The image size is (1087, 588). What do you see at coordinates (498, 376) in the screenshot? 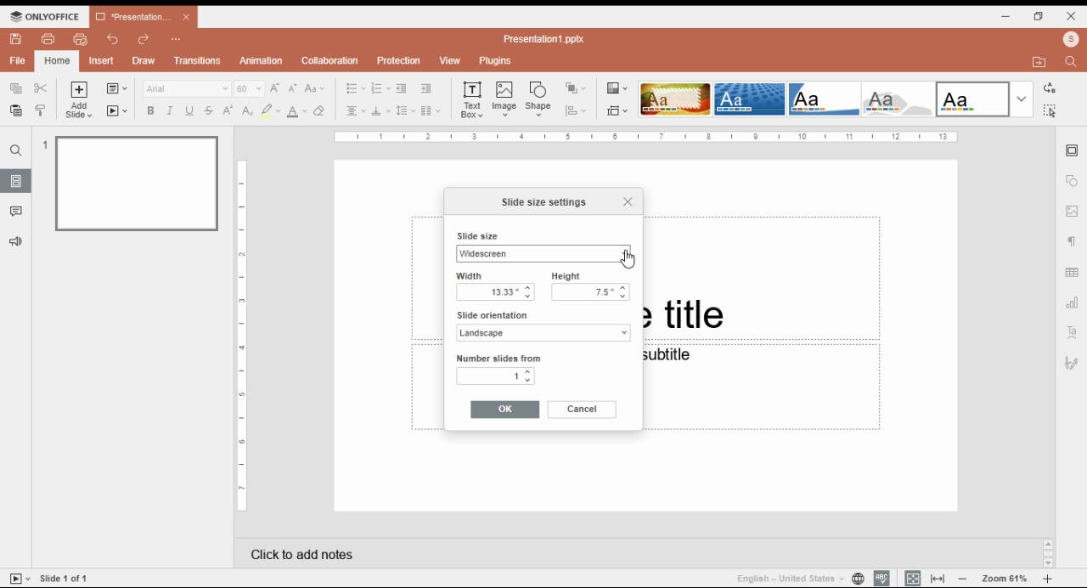
I see `1` at bounding box center [498, 376].